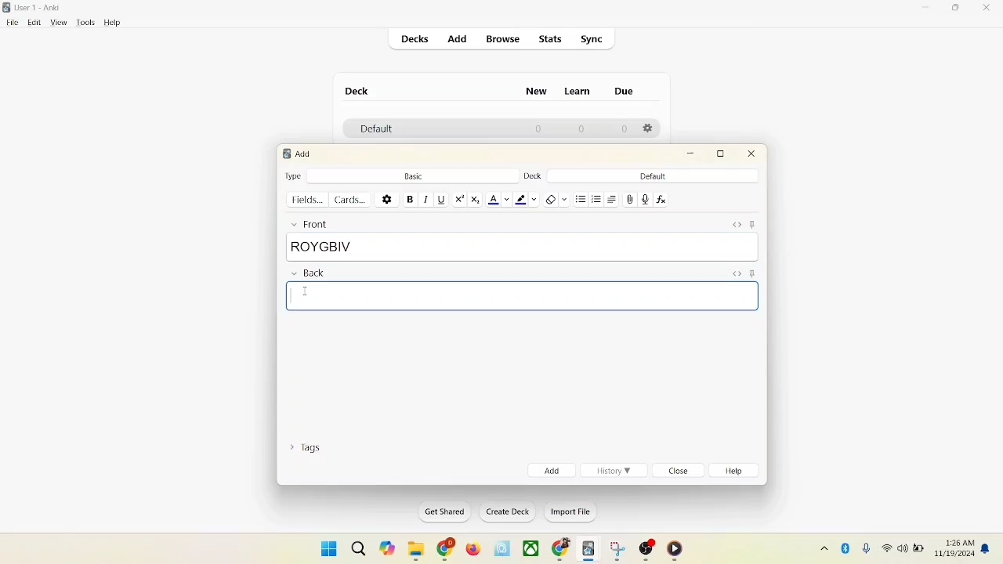 The height and width of the screenshot is (564, 1003). What do you see at coordinates (846, 546) in the screenshot?
I see `Bluetooth` at bounding box center [846, 546].